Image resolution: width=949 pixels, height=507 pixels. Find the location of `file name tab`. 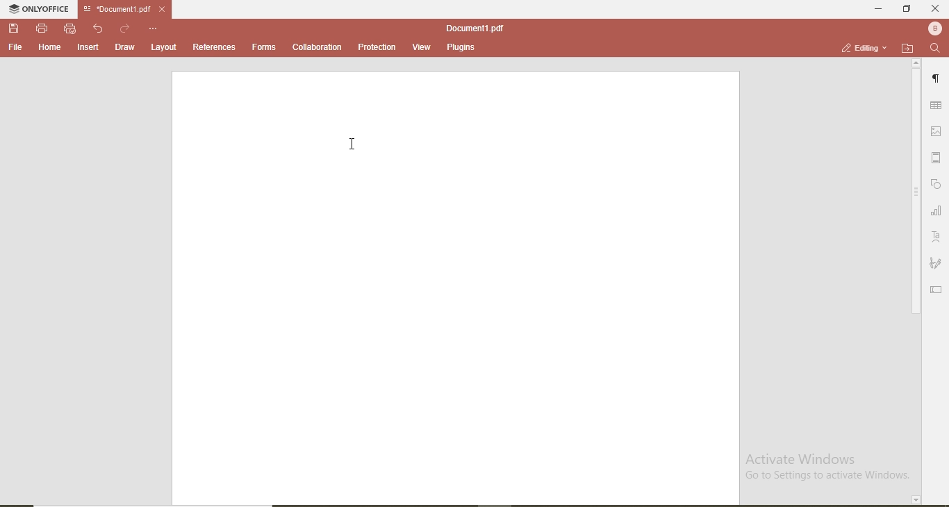

file name tab is located at coordinates (117, 8).